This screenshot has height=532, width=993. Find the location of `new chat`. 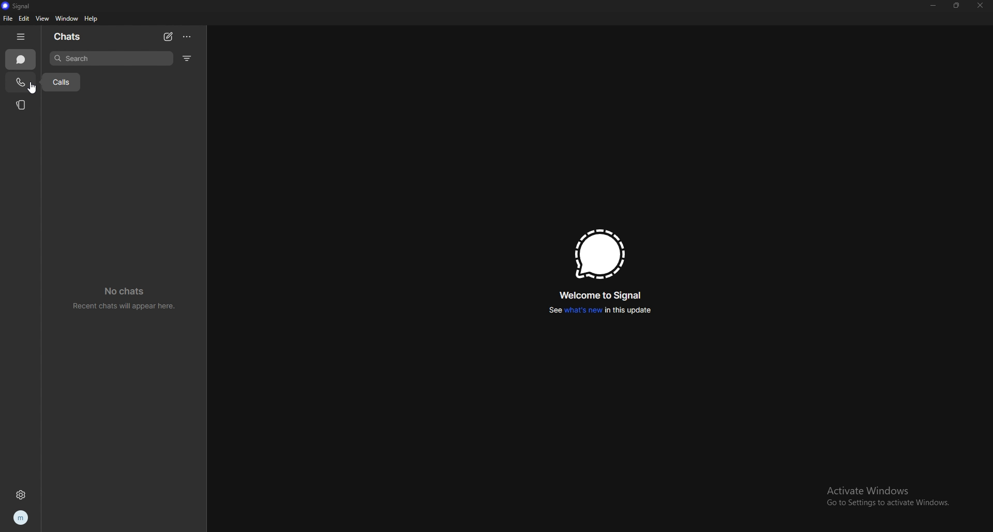

new chat is located at coordinates (168, 36).